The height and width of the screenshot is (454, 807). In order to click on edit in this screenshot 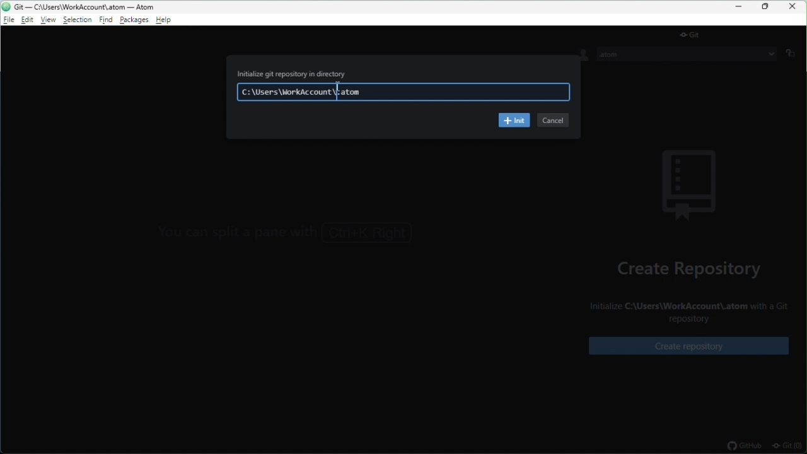, I will do `click(29, 20)`.